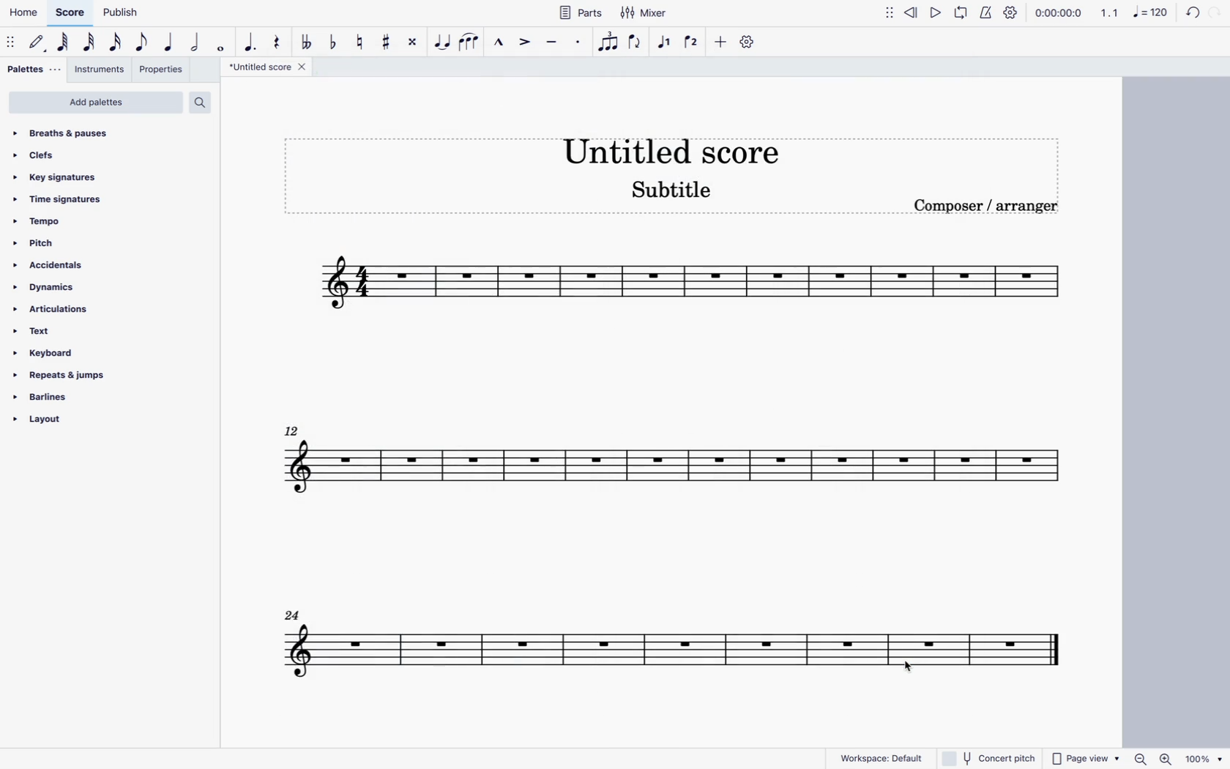 Image resolution: width=1230 pixels, height=769 pixels. Describe the element at coordinates (887, 10) in the screenshot. I see `More` at that location.